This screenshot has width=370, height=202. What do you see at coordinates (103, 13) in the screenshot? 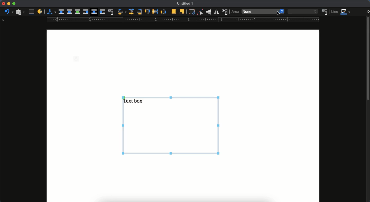
I see `after` at bounding box center [103, 13].